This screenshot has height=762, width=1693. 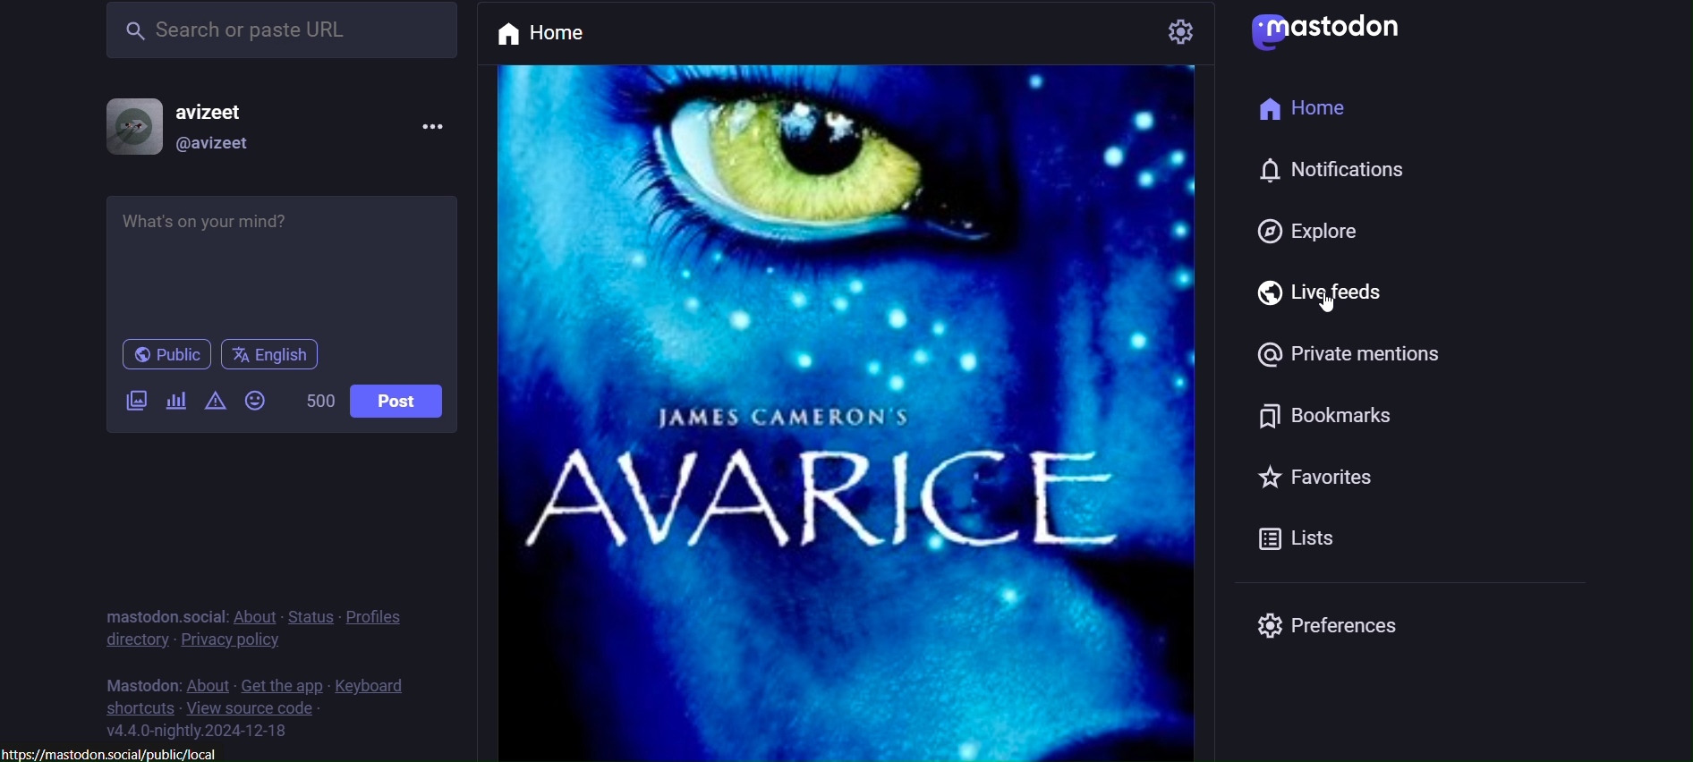 What do you see at coordinates (1331, 311) in the screenshot?
I see `cursor` at bounding box center [1331, 311].